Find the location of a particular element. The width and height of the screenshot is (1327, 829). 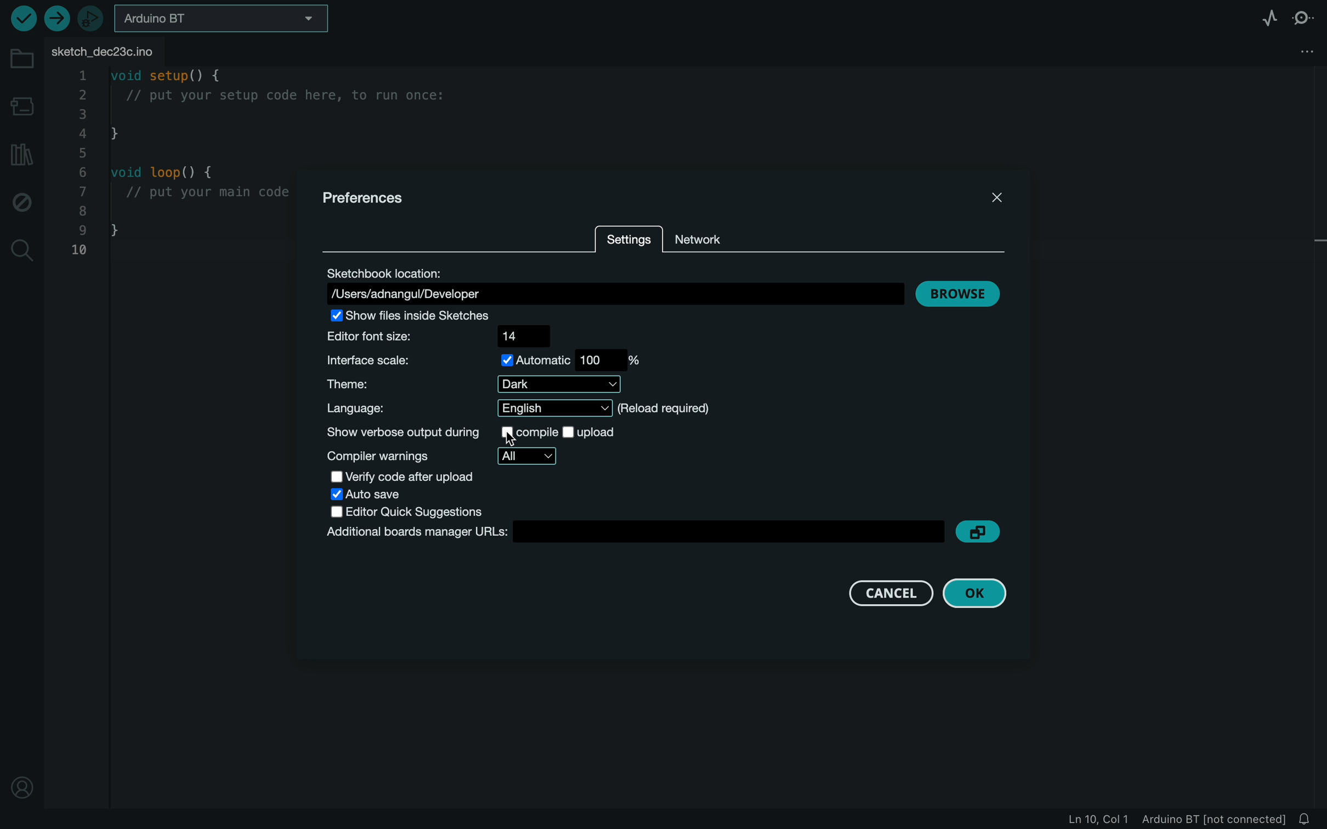

settings is located at coordinates (627, 239).